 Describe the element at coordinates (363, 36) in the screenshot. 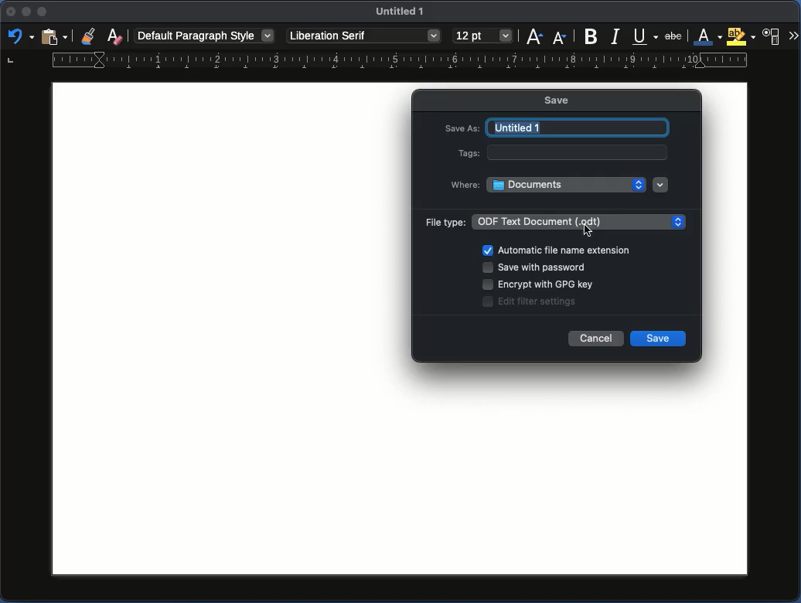

I see `Font style` at that location.